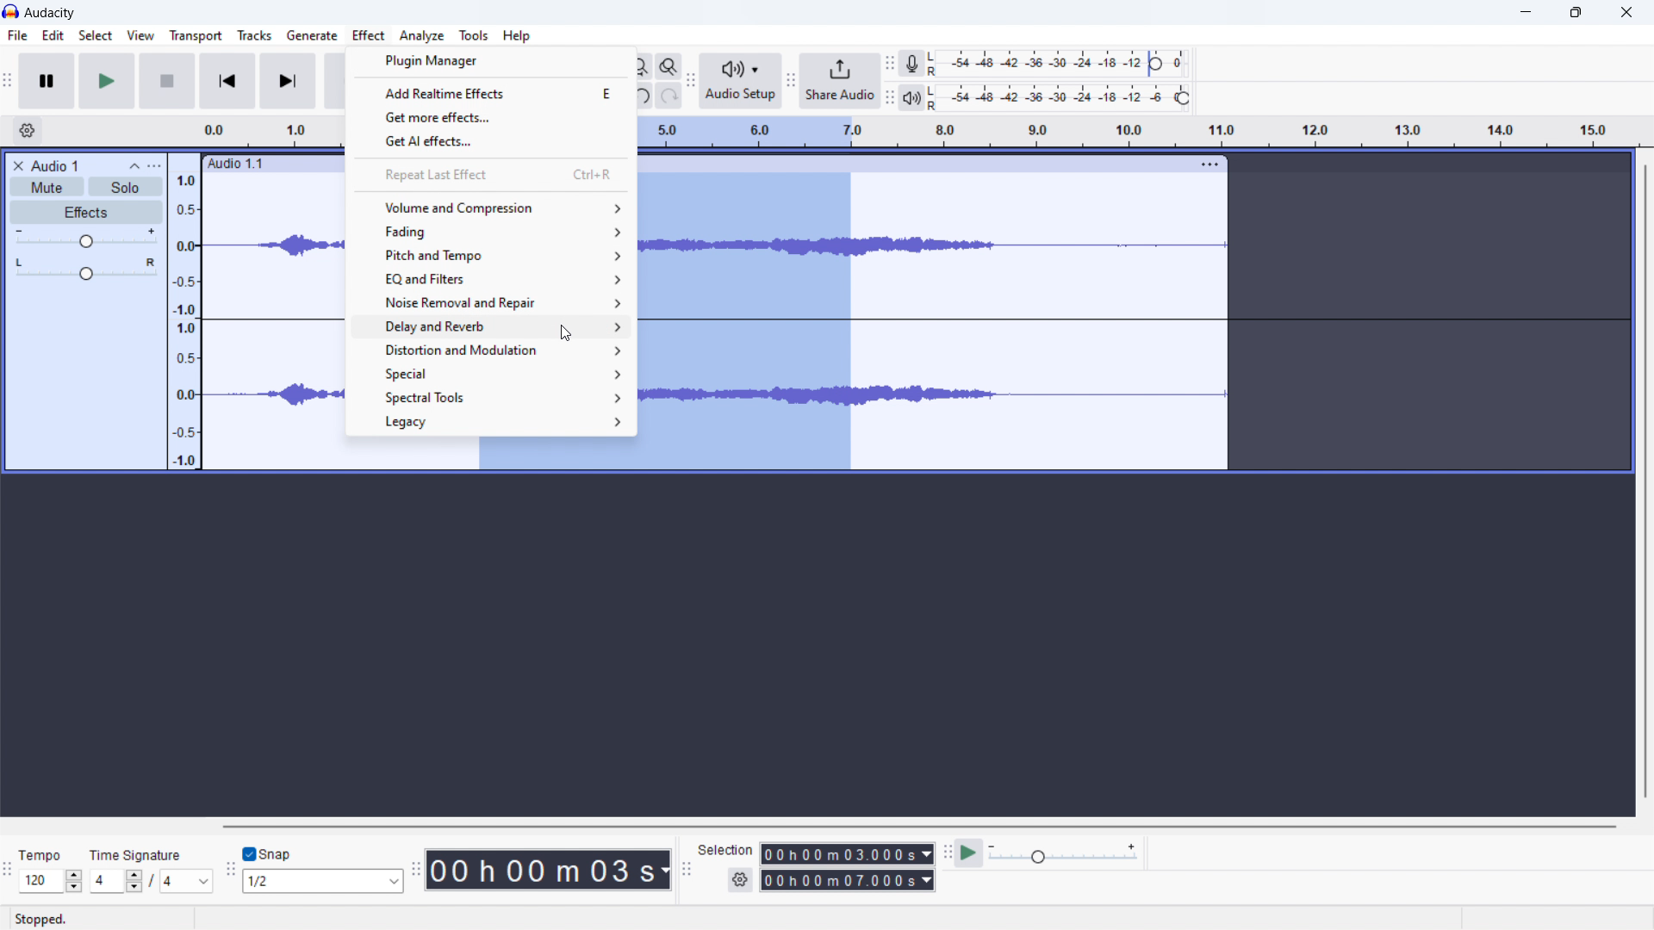  What do you see at coordinates (272, 328) in the screenshot?
I see `soundtrack` at bounding box center [272, 328].